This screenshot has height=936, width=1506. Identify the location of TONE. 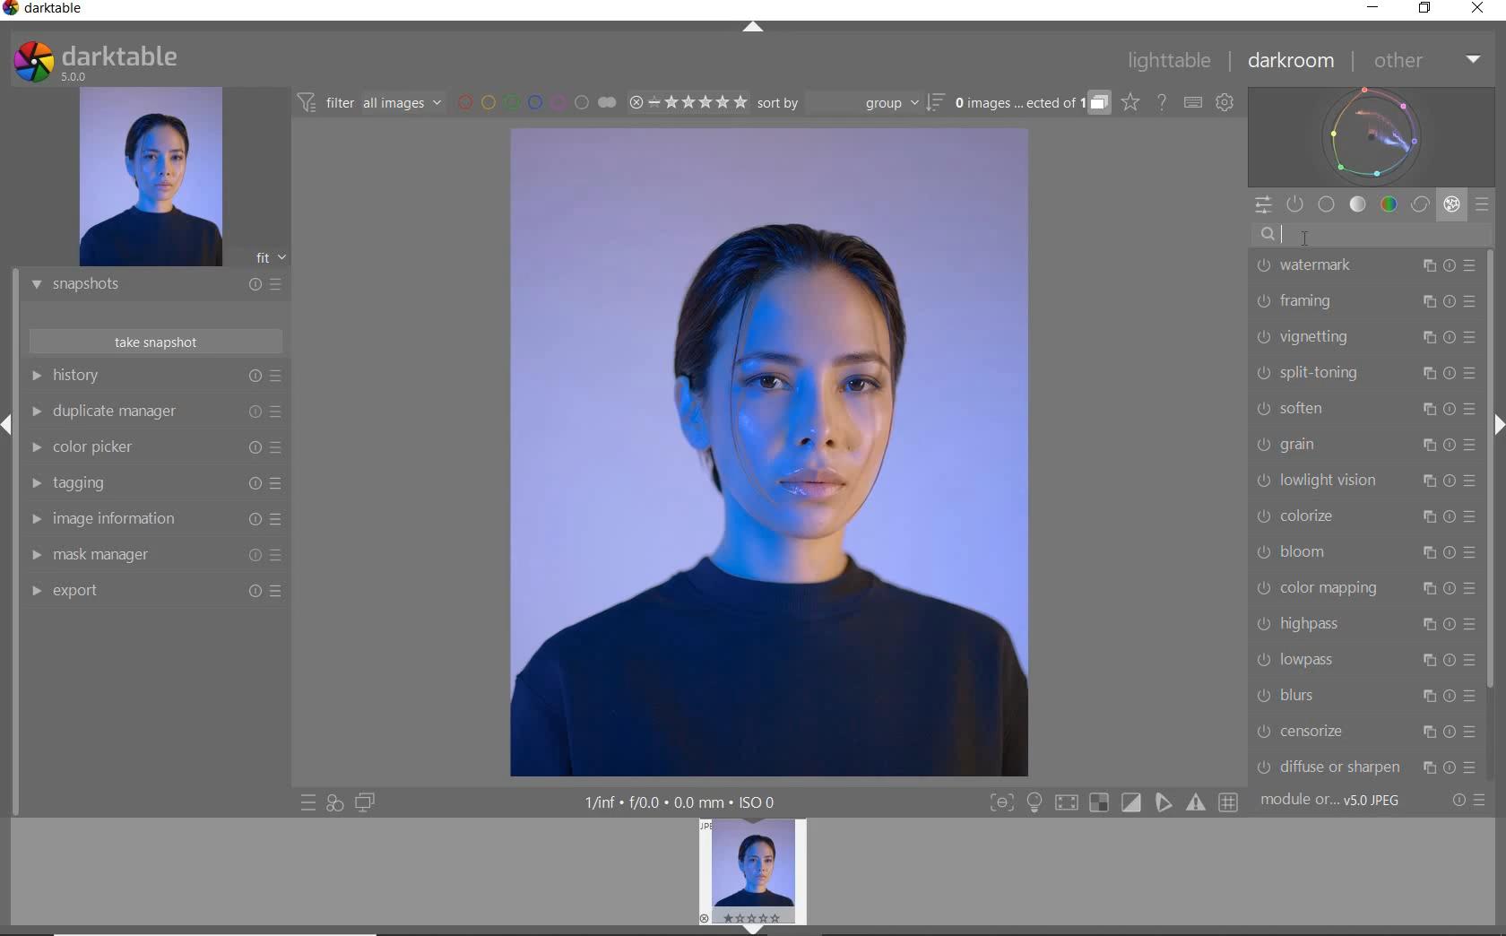
(1359, 204).